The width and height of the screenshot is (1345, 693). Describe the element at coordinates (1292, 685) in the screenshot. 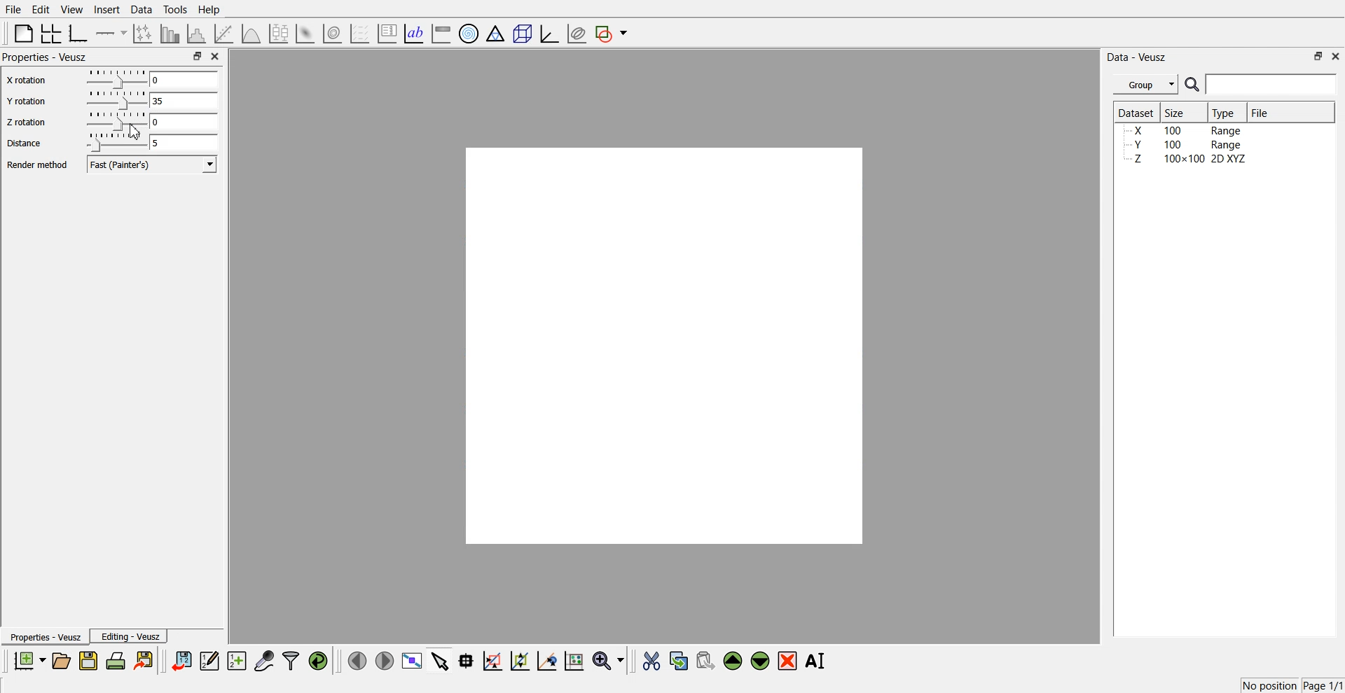

I see `No position Page 1/1` at that location.